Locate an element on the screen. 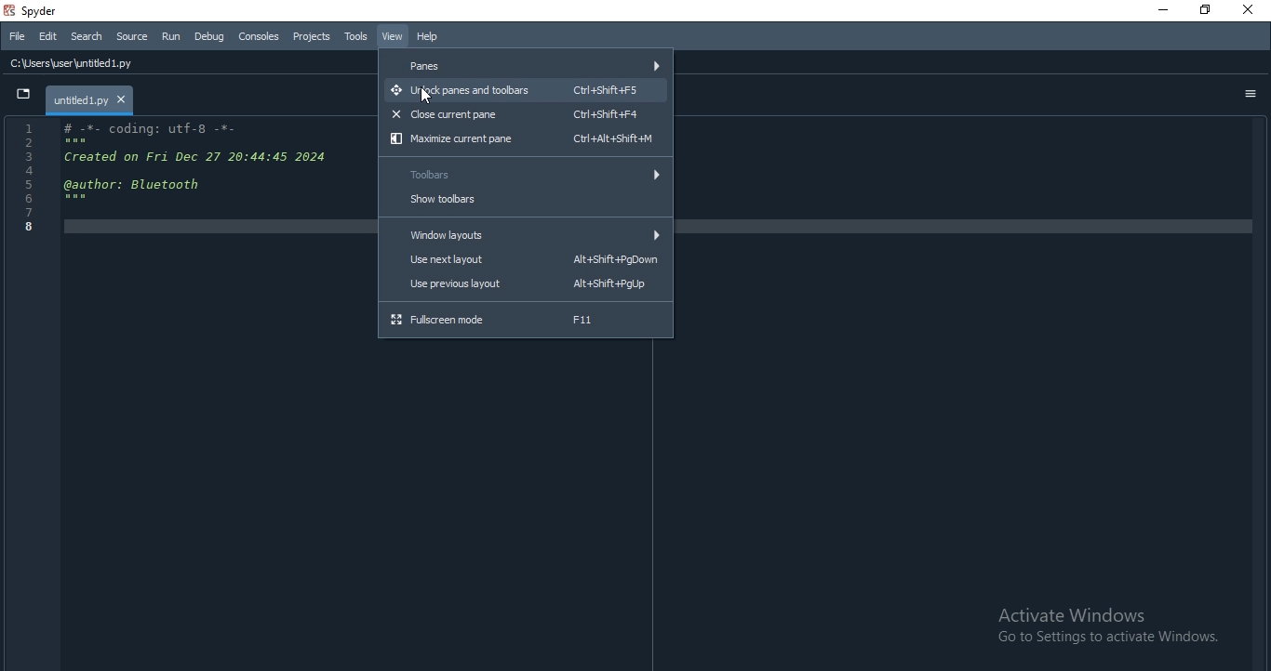 This screenshot has height=671, width=1271. dropdown is located at coordinates (25, 97).